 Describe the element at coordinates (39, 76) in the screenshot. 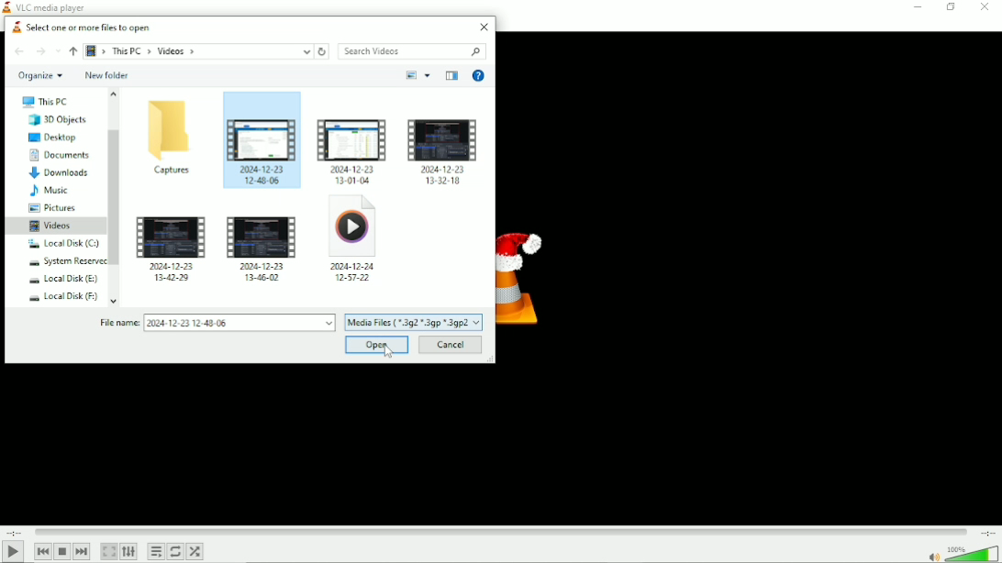

I see `Organize` at that location.